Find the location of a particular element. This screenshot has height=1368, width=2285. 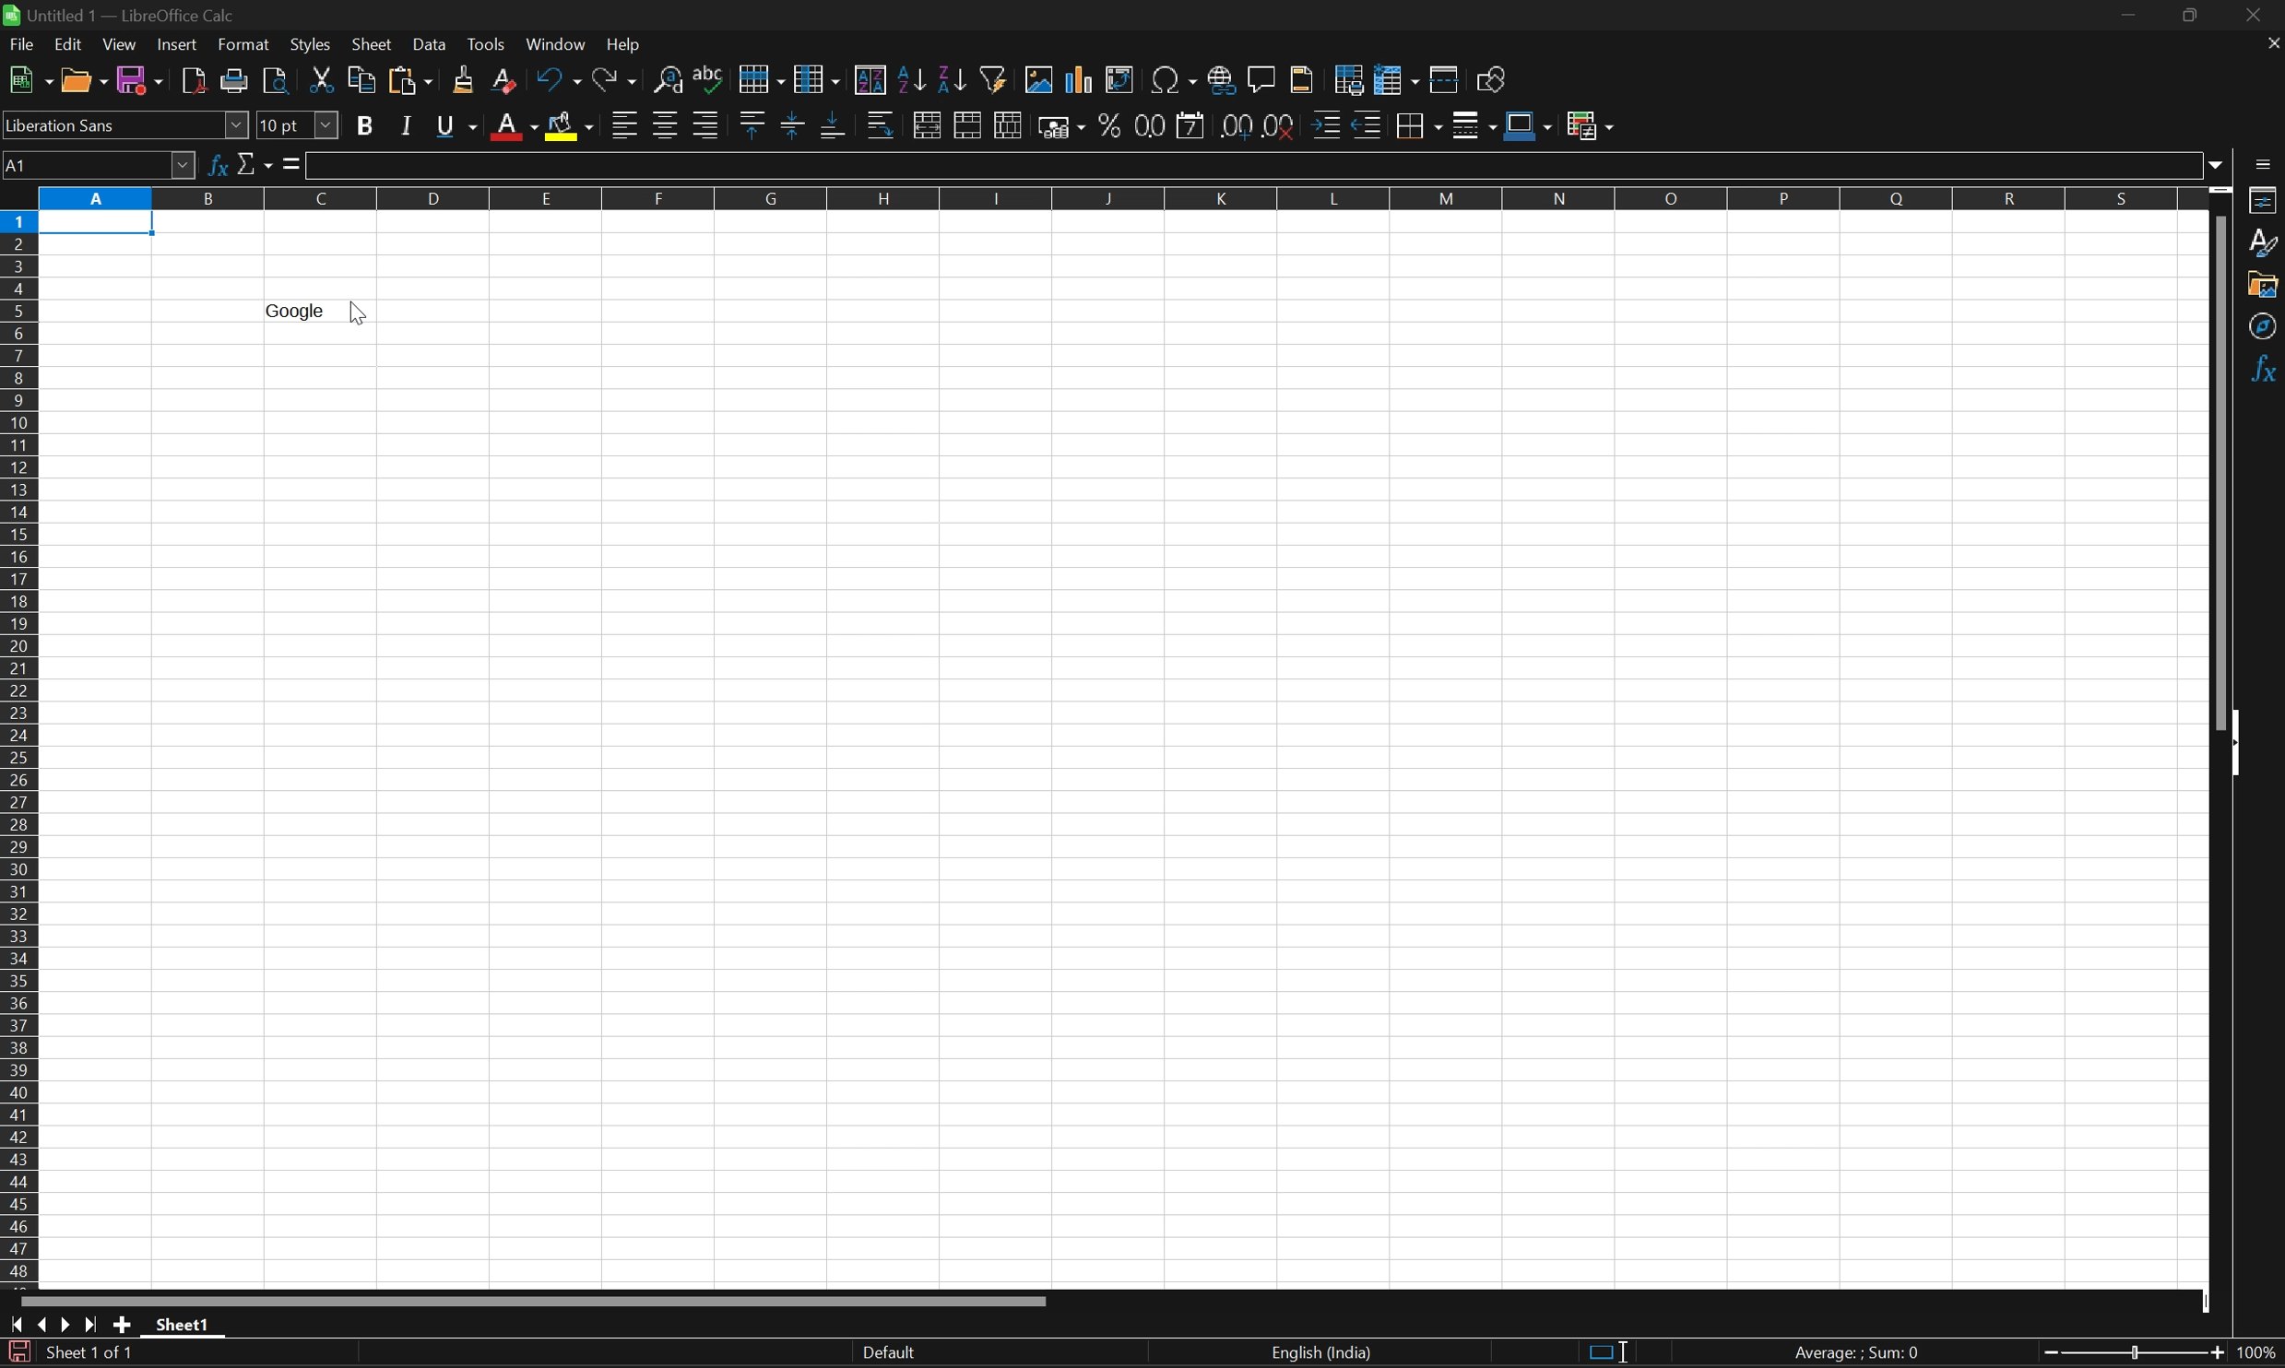

Clear direct formatting is located at coordinates (506, 83).